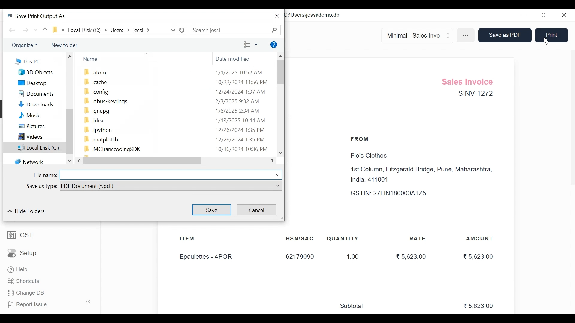 Image resolution: width=575 pixels, height=323 pixels. I want to click on Report Issue, so click(47, 304).